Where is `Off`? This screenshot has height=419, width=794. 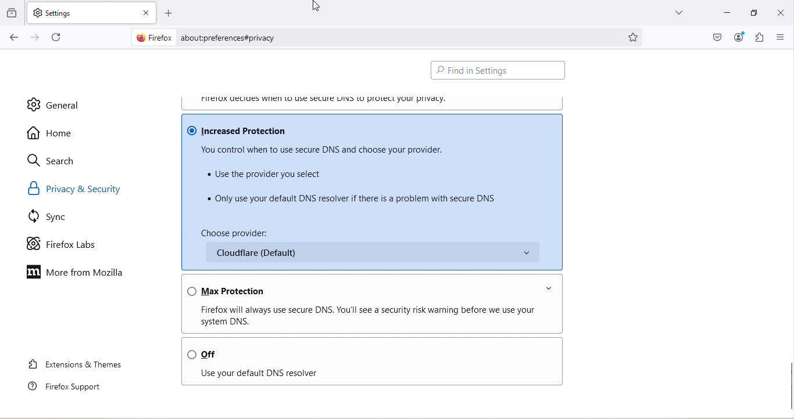
Off is located at coordinates (363, 351).